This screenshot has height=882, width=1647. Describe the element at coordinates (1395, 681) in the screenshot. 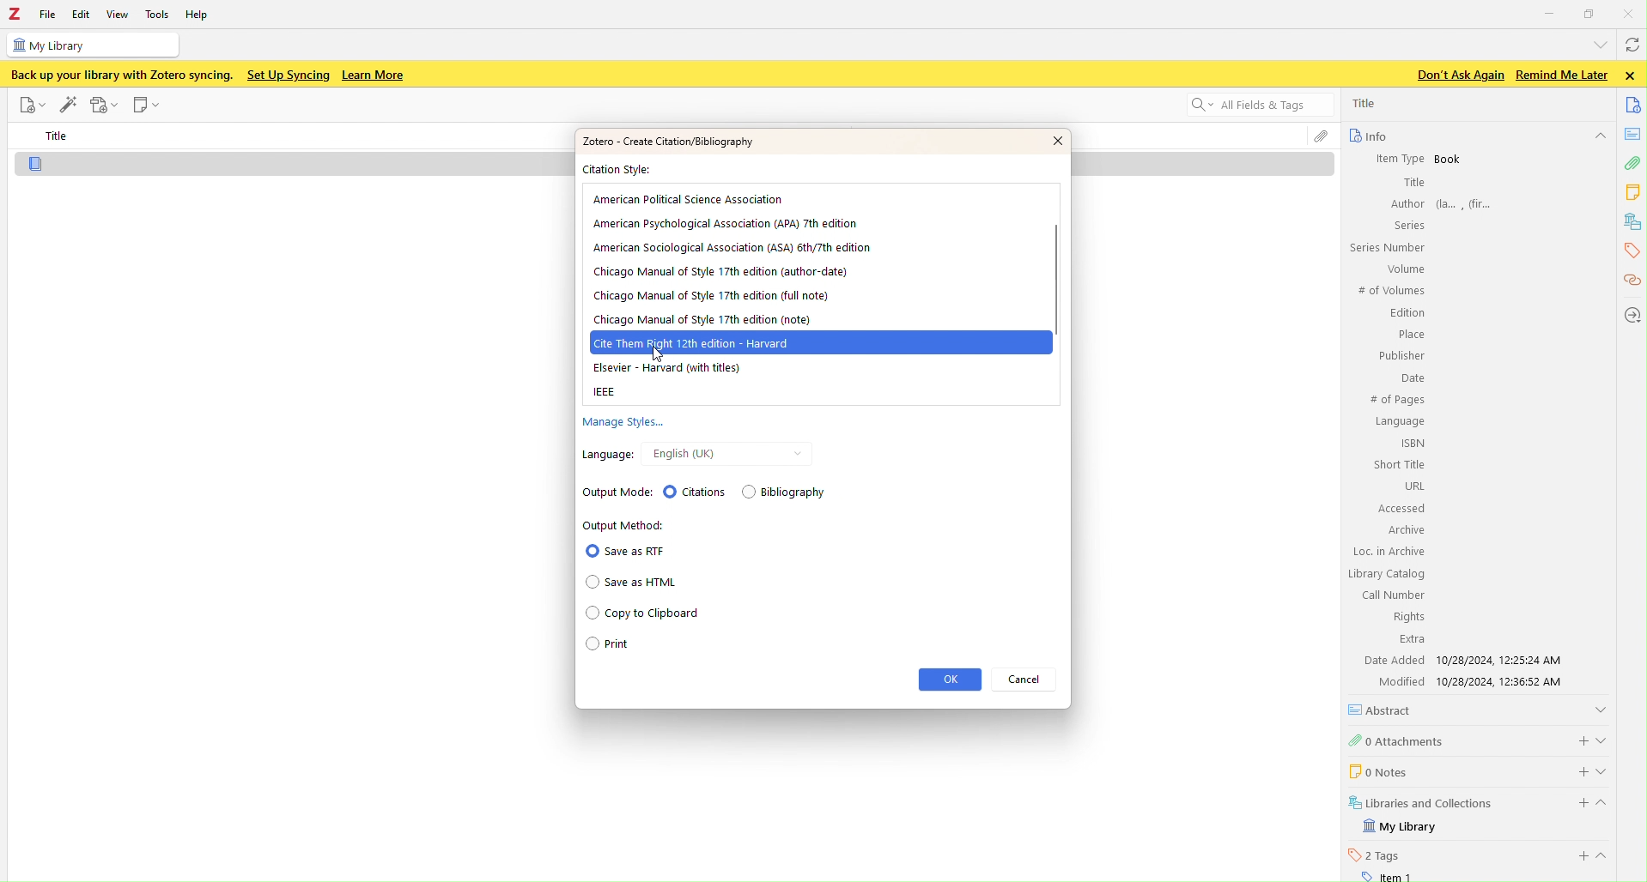

I see `‘Modified` at that location.